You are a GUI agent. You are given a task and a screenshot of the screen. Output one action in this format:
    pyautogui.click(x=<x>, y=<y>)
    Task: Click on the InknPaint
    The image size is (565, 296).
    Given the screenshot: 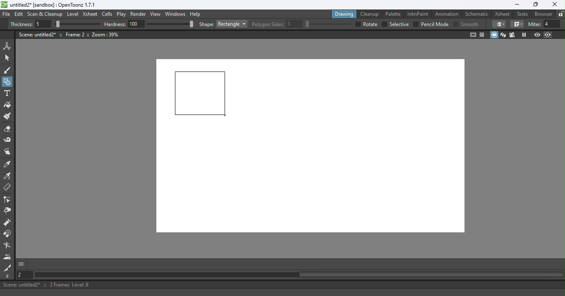 What is the action you would take?
    pyautogui.click(x=418, y=13)
    